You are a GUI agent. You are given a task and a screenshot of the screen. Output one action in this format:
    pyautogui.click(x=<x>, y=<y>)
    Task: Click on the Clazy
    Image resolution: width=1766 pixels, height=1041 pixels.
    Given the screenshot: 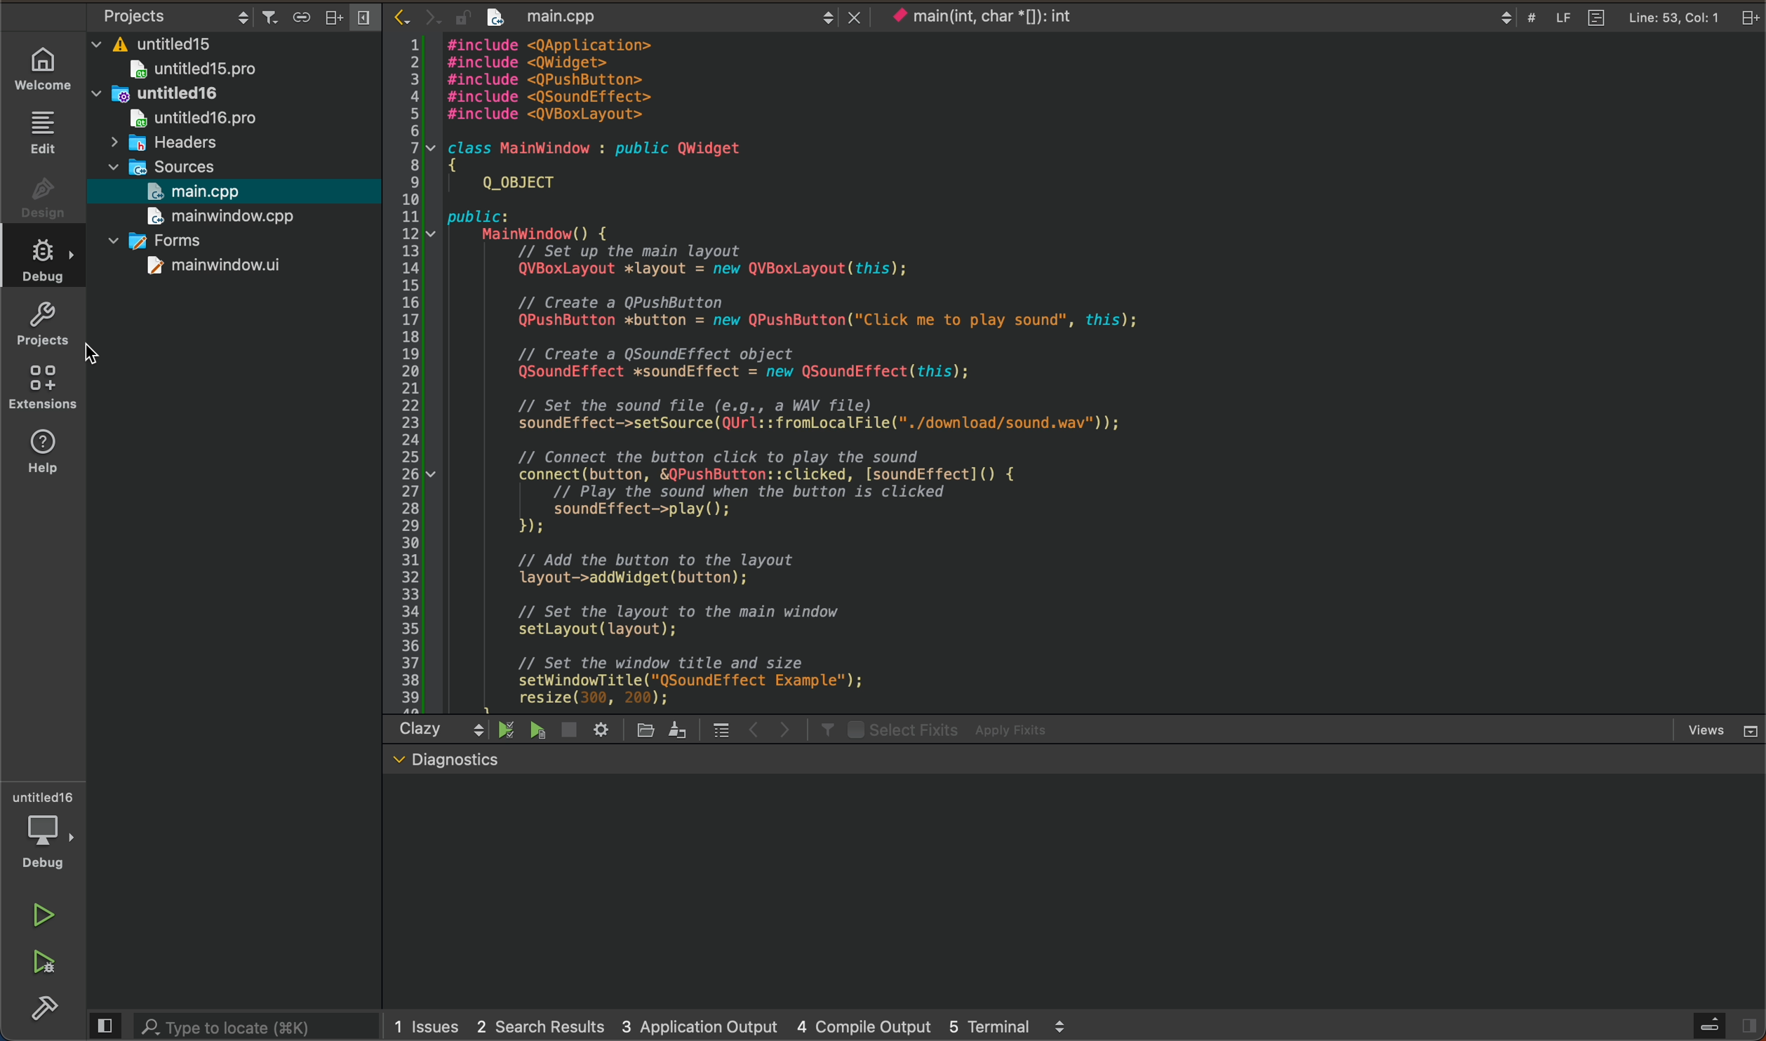 What is the action you would take?
    pyautogui.click(x=426, y=729)
    